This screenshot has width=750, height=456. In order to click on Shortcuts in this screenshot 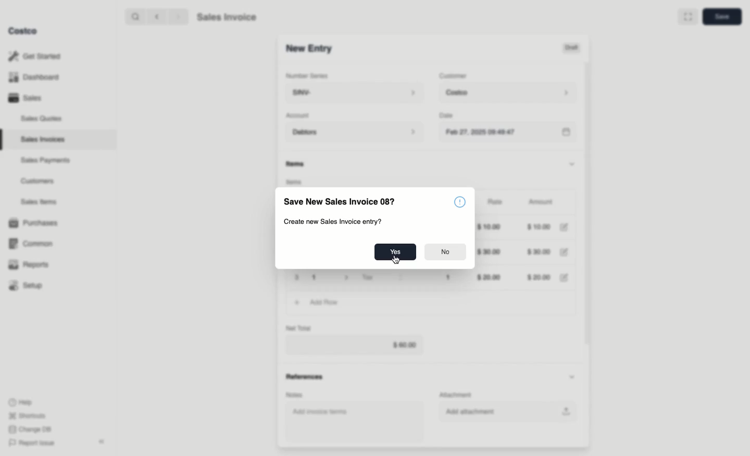, I will do `click(27, 415)`.